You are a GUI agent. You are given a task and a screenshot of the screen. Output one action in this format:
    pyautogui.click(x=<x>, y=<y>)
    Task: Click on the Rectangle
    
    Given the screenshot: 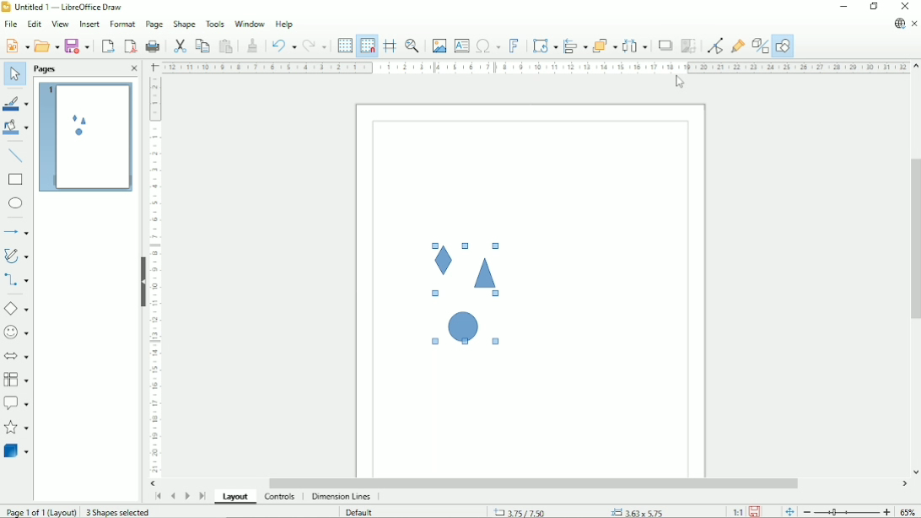 What is the action you would take?
    pyautogui.click(x=16, y=180)
    